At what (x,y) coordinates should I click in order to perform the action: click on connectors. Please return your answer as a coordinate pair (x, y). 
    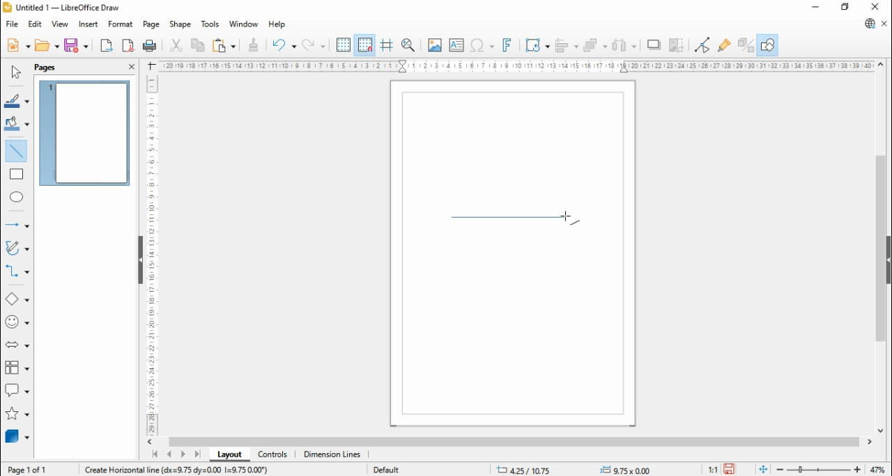
    Looking at the image, I should click on (17, 270).